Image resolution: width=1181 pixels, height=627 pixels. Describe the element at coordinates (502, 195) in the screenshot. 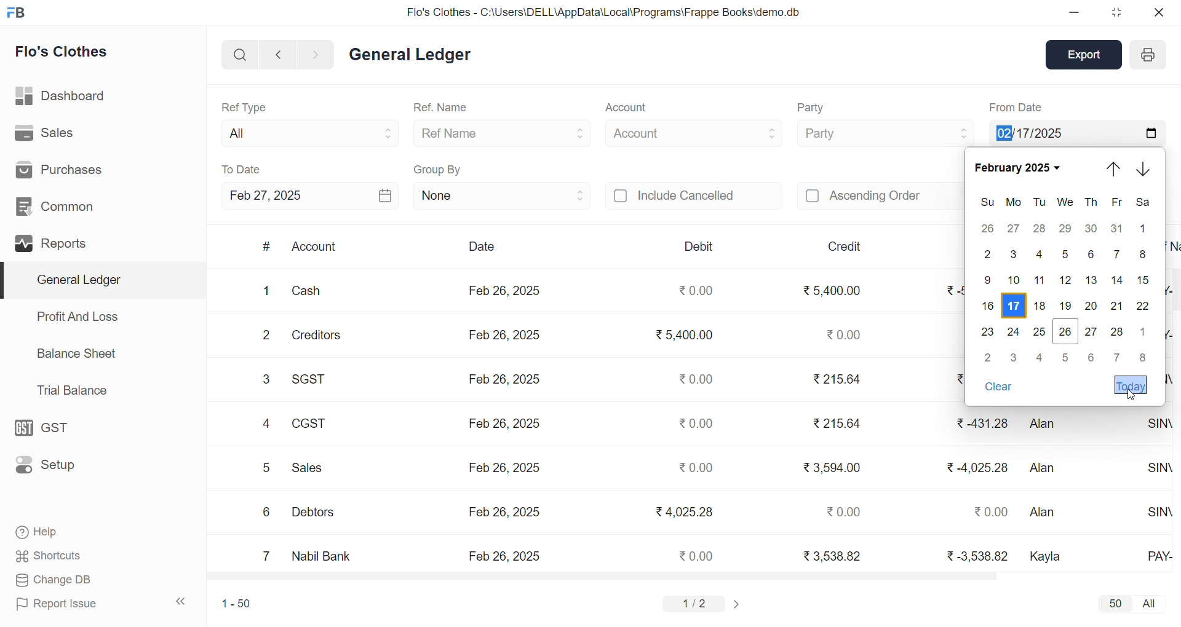

I see `None` at that location.